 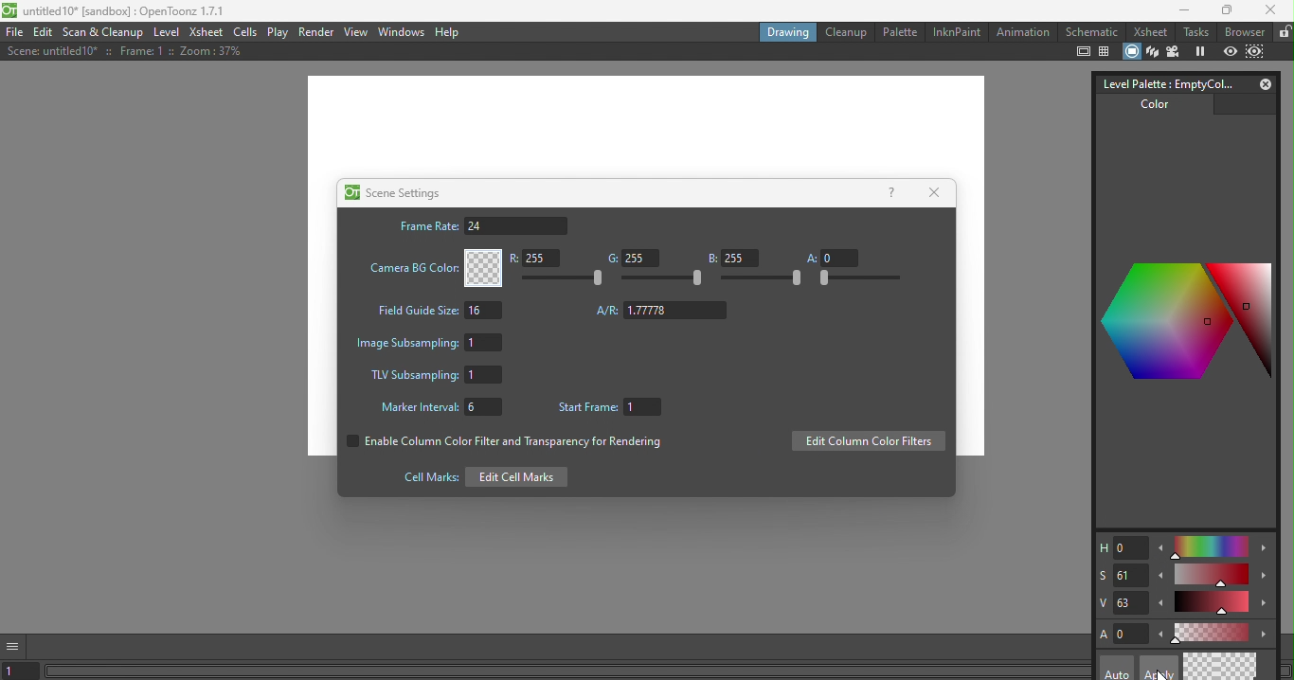 What do you see at coordinates (479, 476) in the screenshot?
I see `Edit cell marks` at bounding box center [479, 476].